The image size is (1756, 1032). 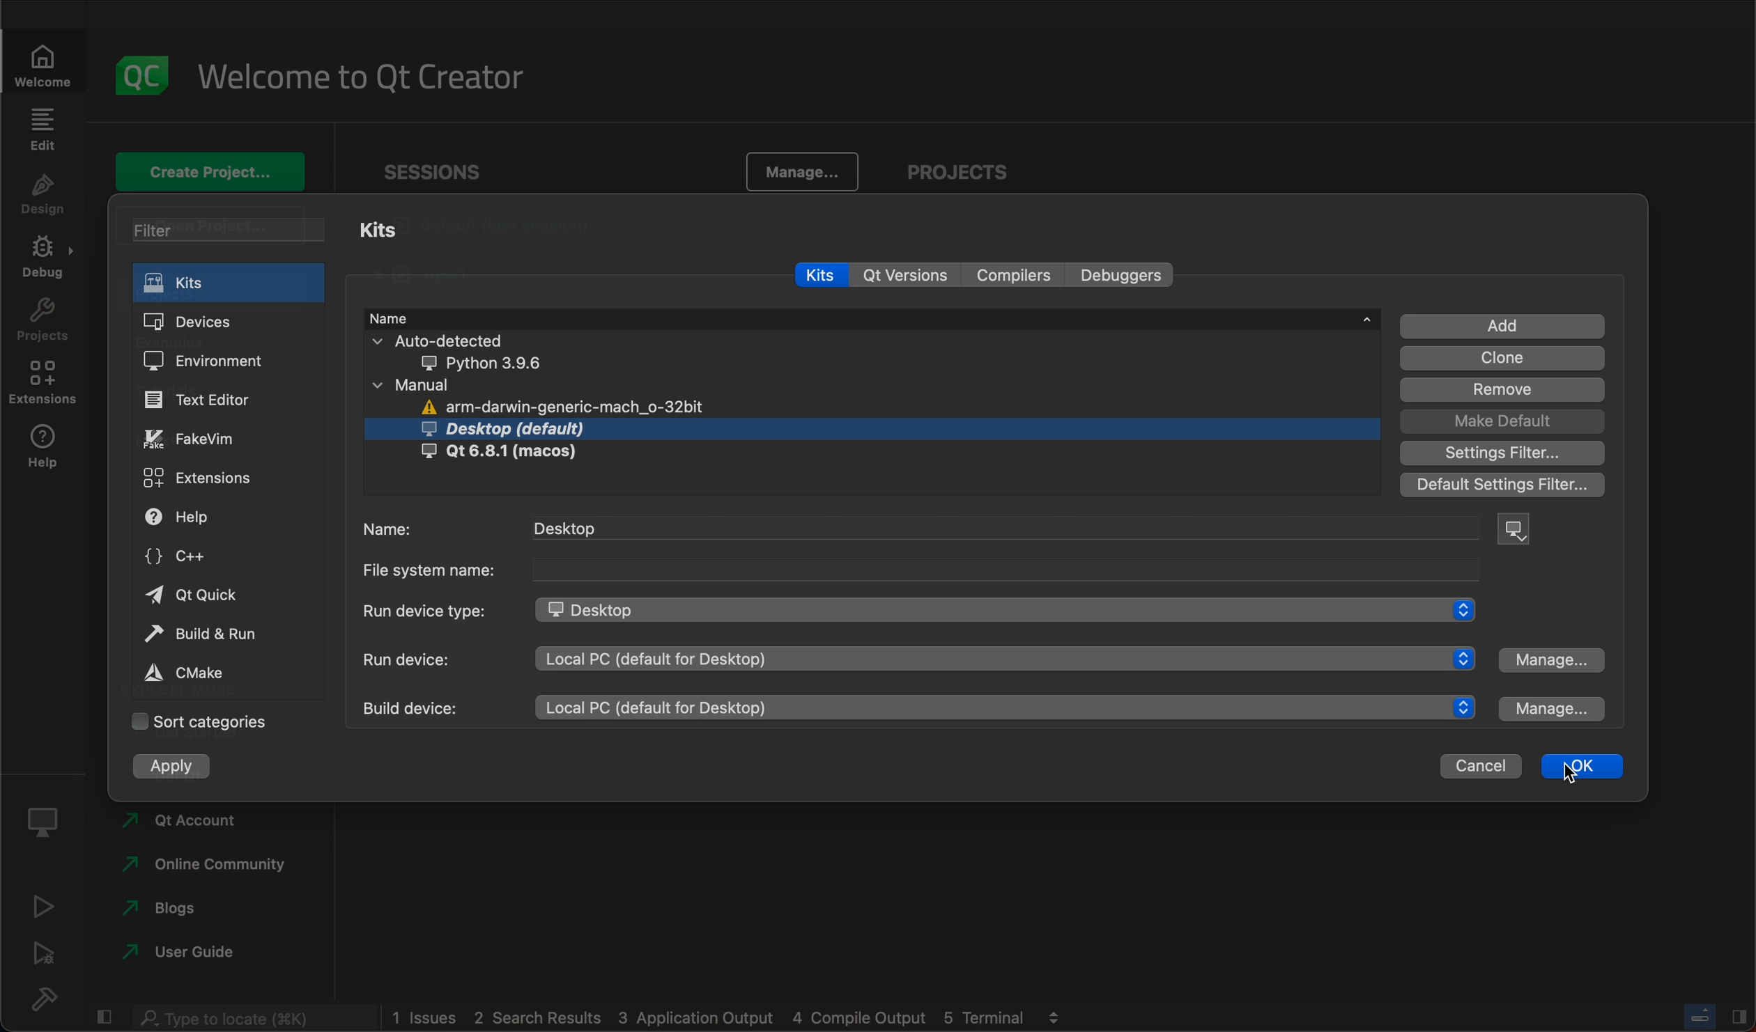 I want to click on remove, so click(x=1502, y=391).